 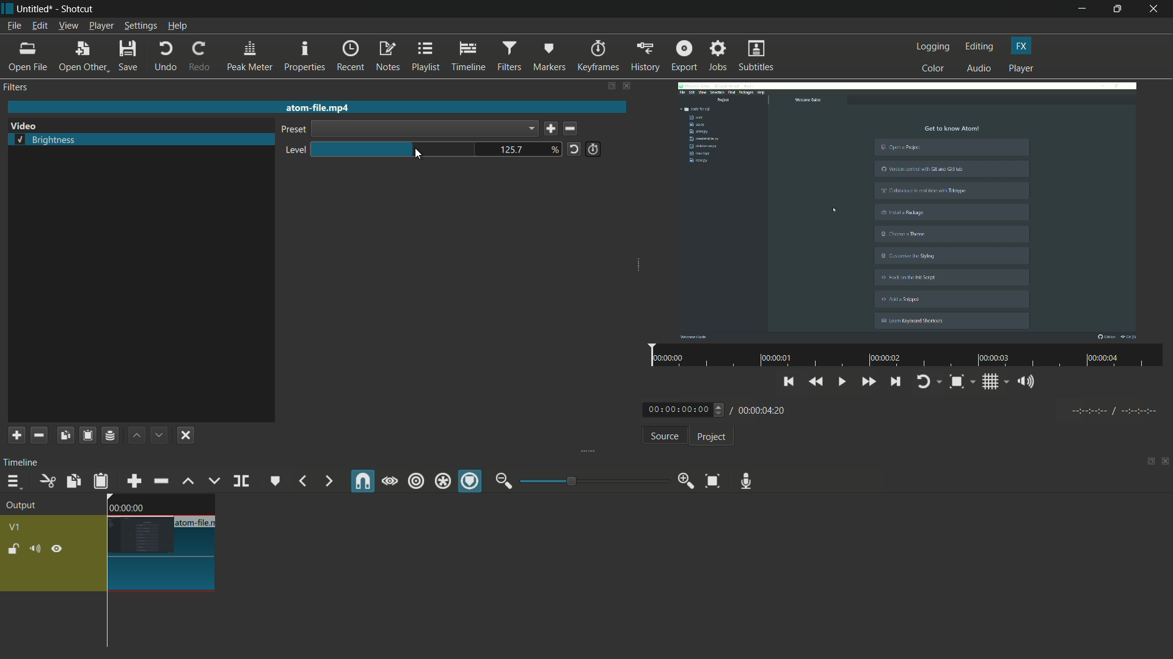 I want to click on move filter down, so click(x=160, y=435).